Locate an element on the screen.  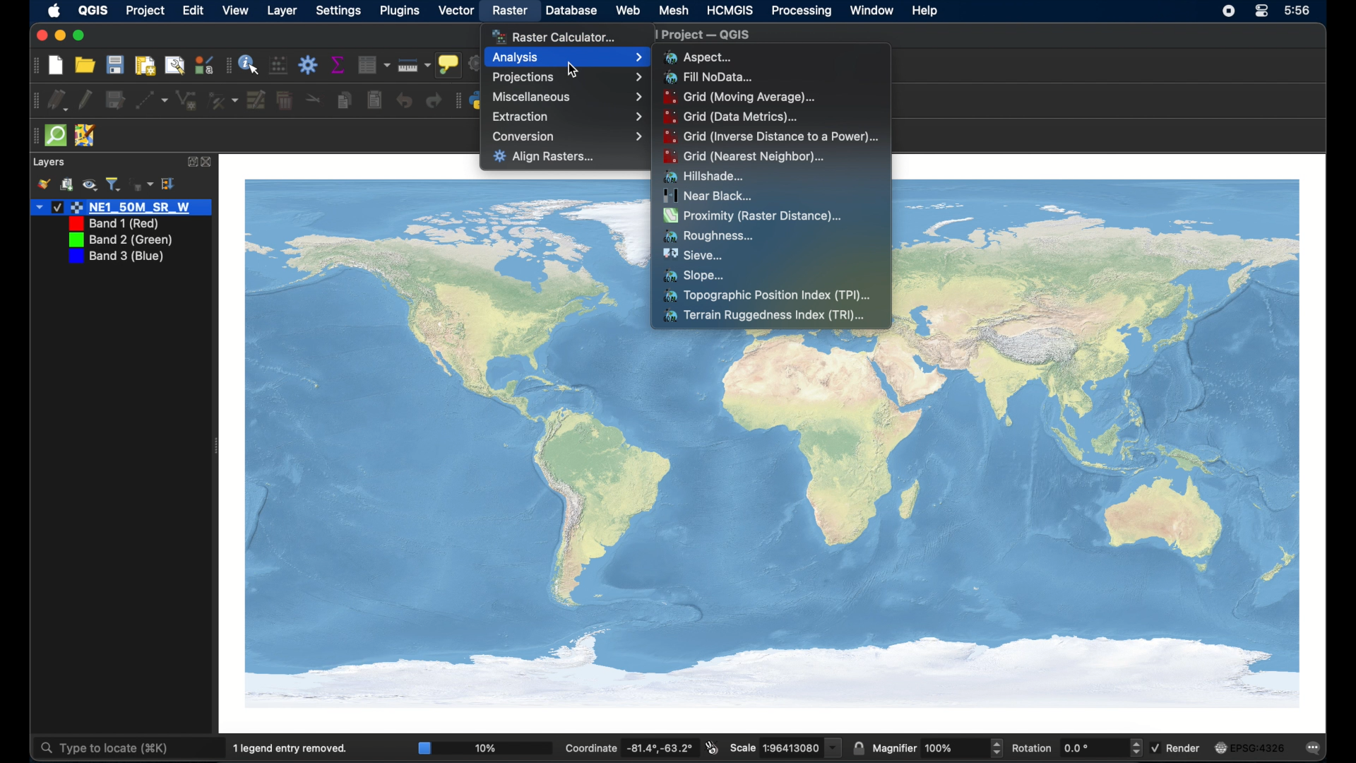
web is located at coordinates (629, 11).